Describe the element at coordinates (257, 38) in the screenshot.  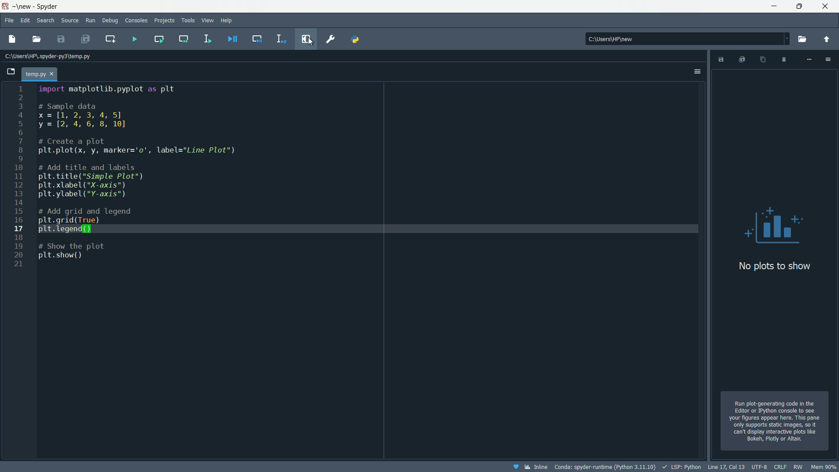
I see `debug cell` at that location.